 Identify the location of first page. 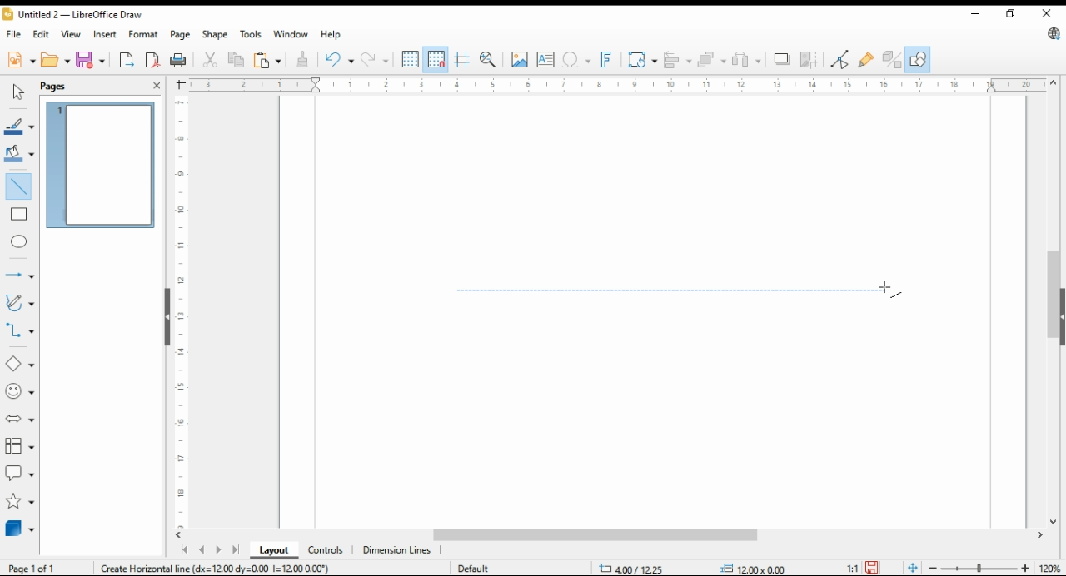
(183, 550).